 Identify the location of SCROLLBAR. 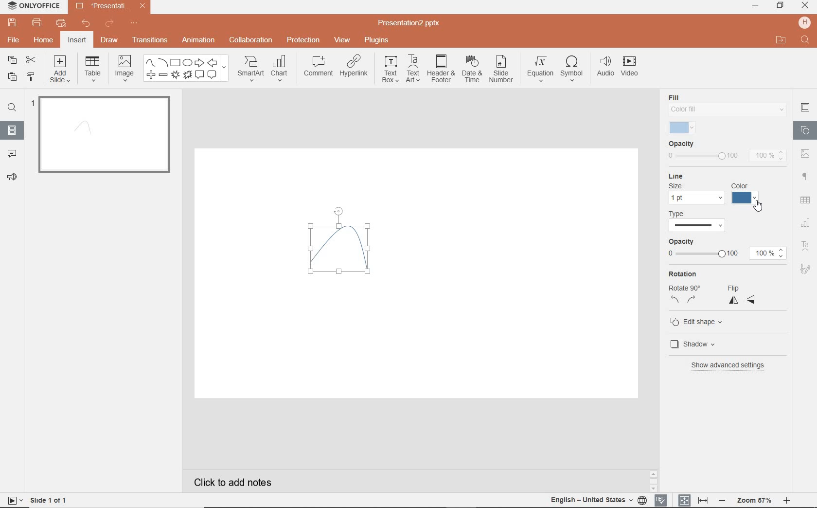
(654, 480).